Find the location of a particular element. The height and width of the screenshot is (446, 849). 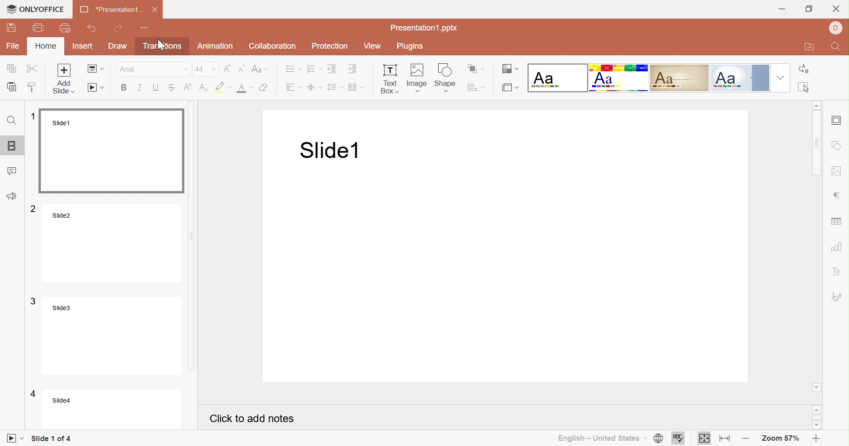

Increment font size is located at coordinates (227, 69).